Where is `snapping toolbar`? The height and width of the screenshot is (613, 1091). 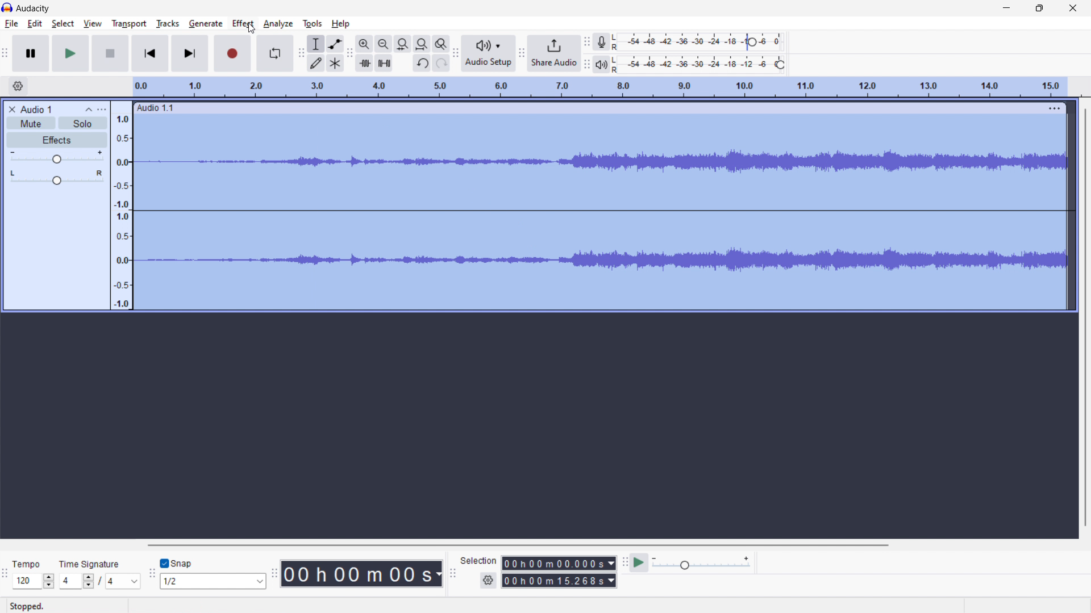
snapping toolbar is located at coordinates (152, 572).